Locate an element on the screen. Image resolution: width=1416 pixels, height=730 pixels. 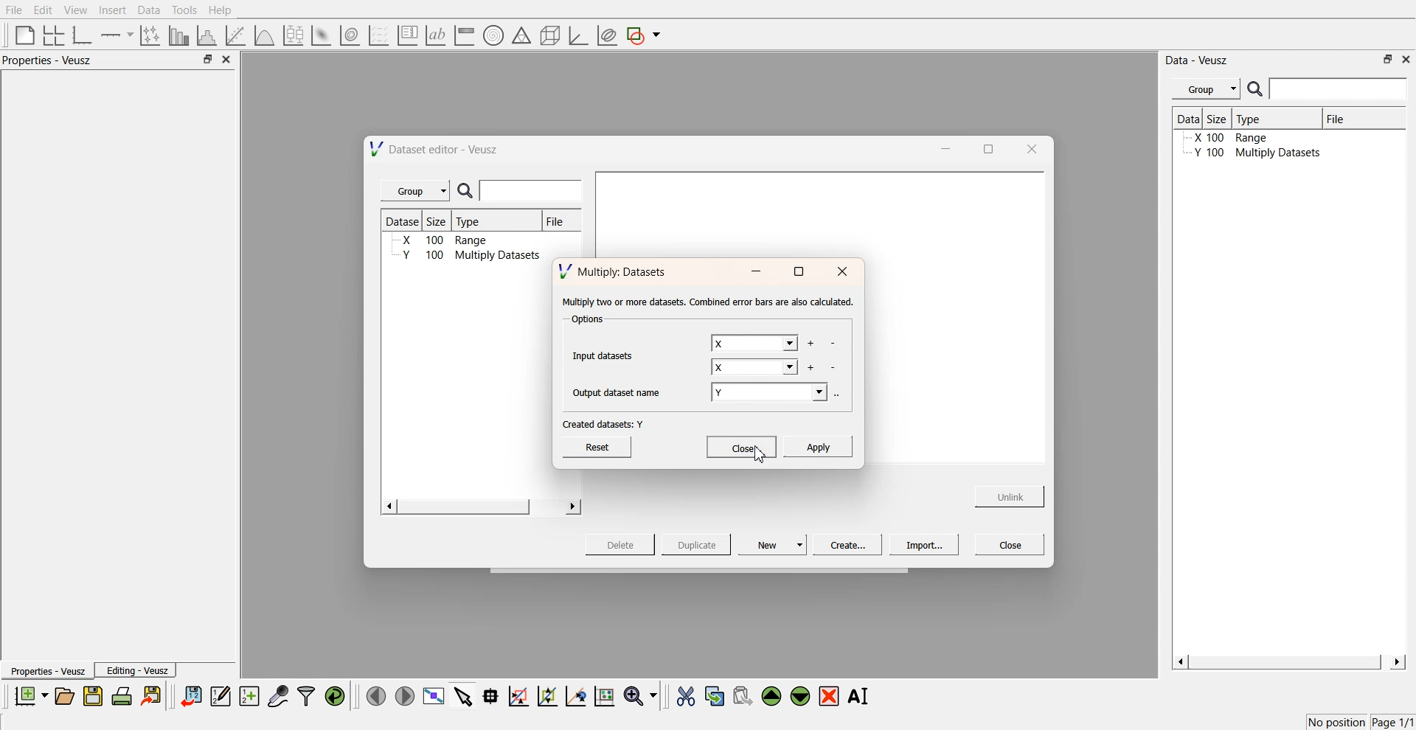
Import... is located at coordinates (924, 545).